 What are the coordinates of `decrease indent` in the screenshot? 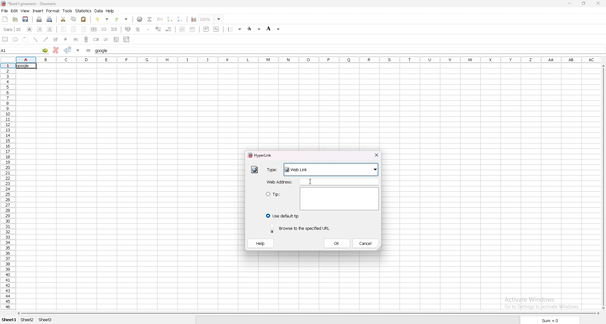 It's located at (182, 29).